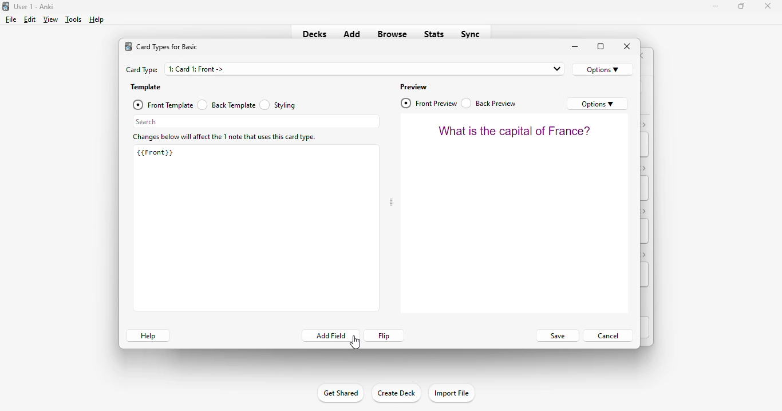  What do you see at coordinates (627, 46) in the screenshot?
I see `close` at bounding box center [627, 46].